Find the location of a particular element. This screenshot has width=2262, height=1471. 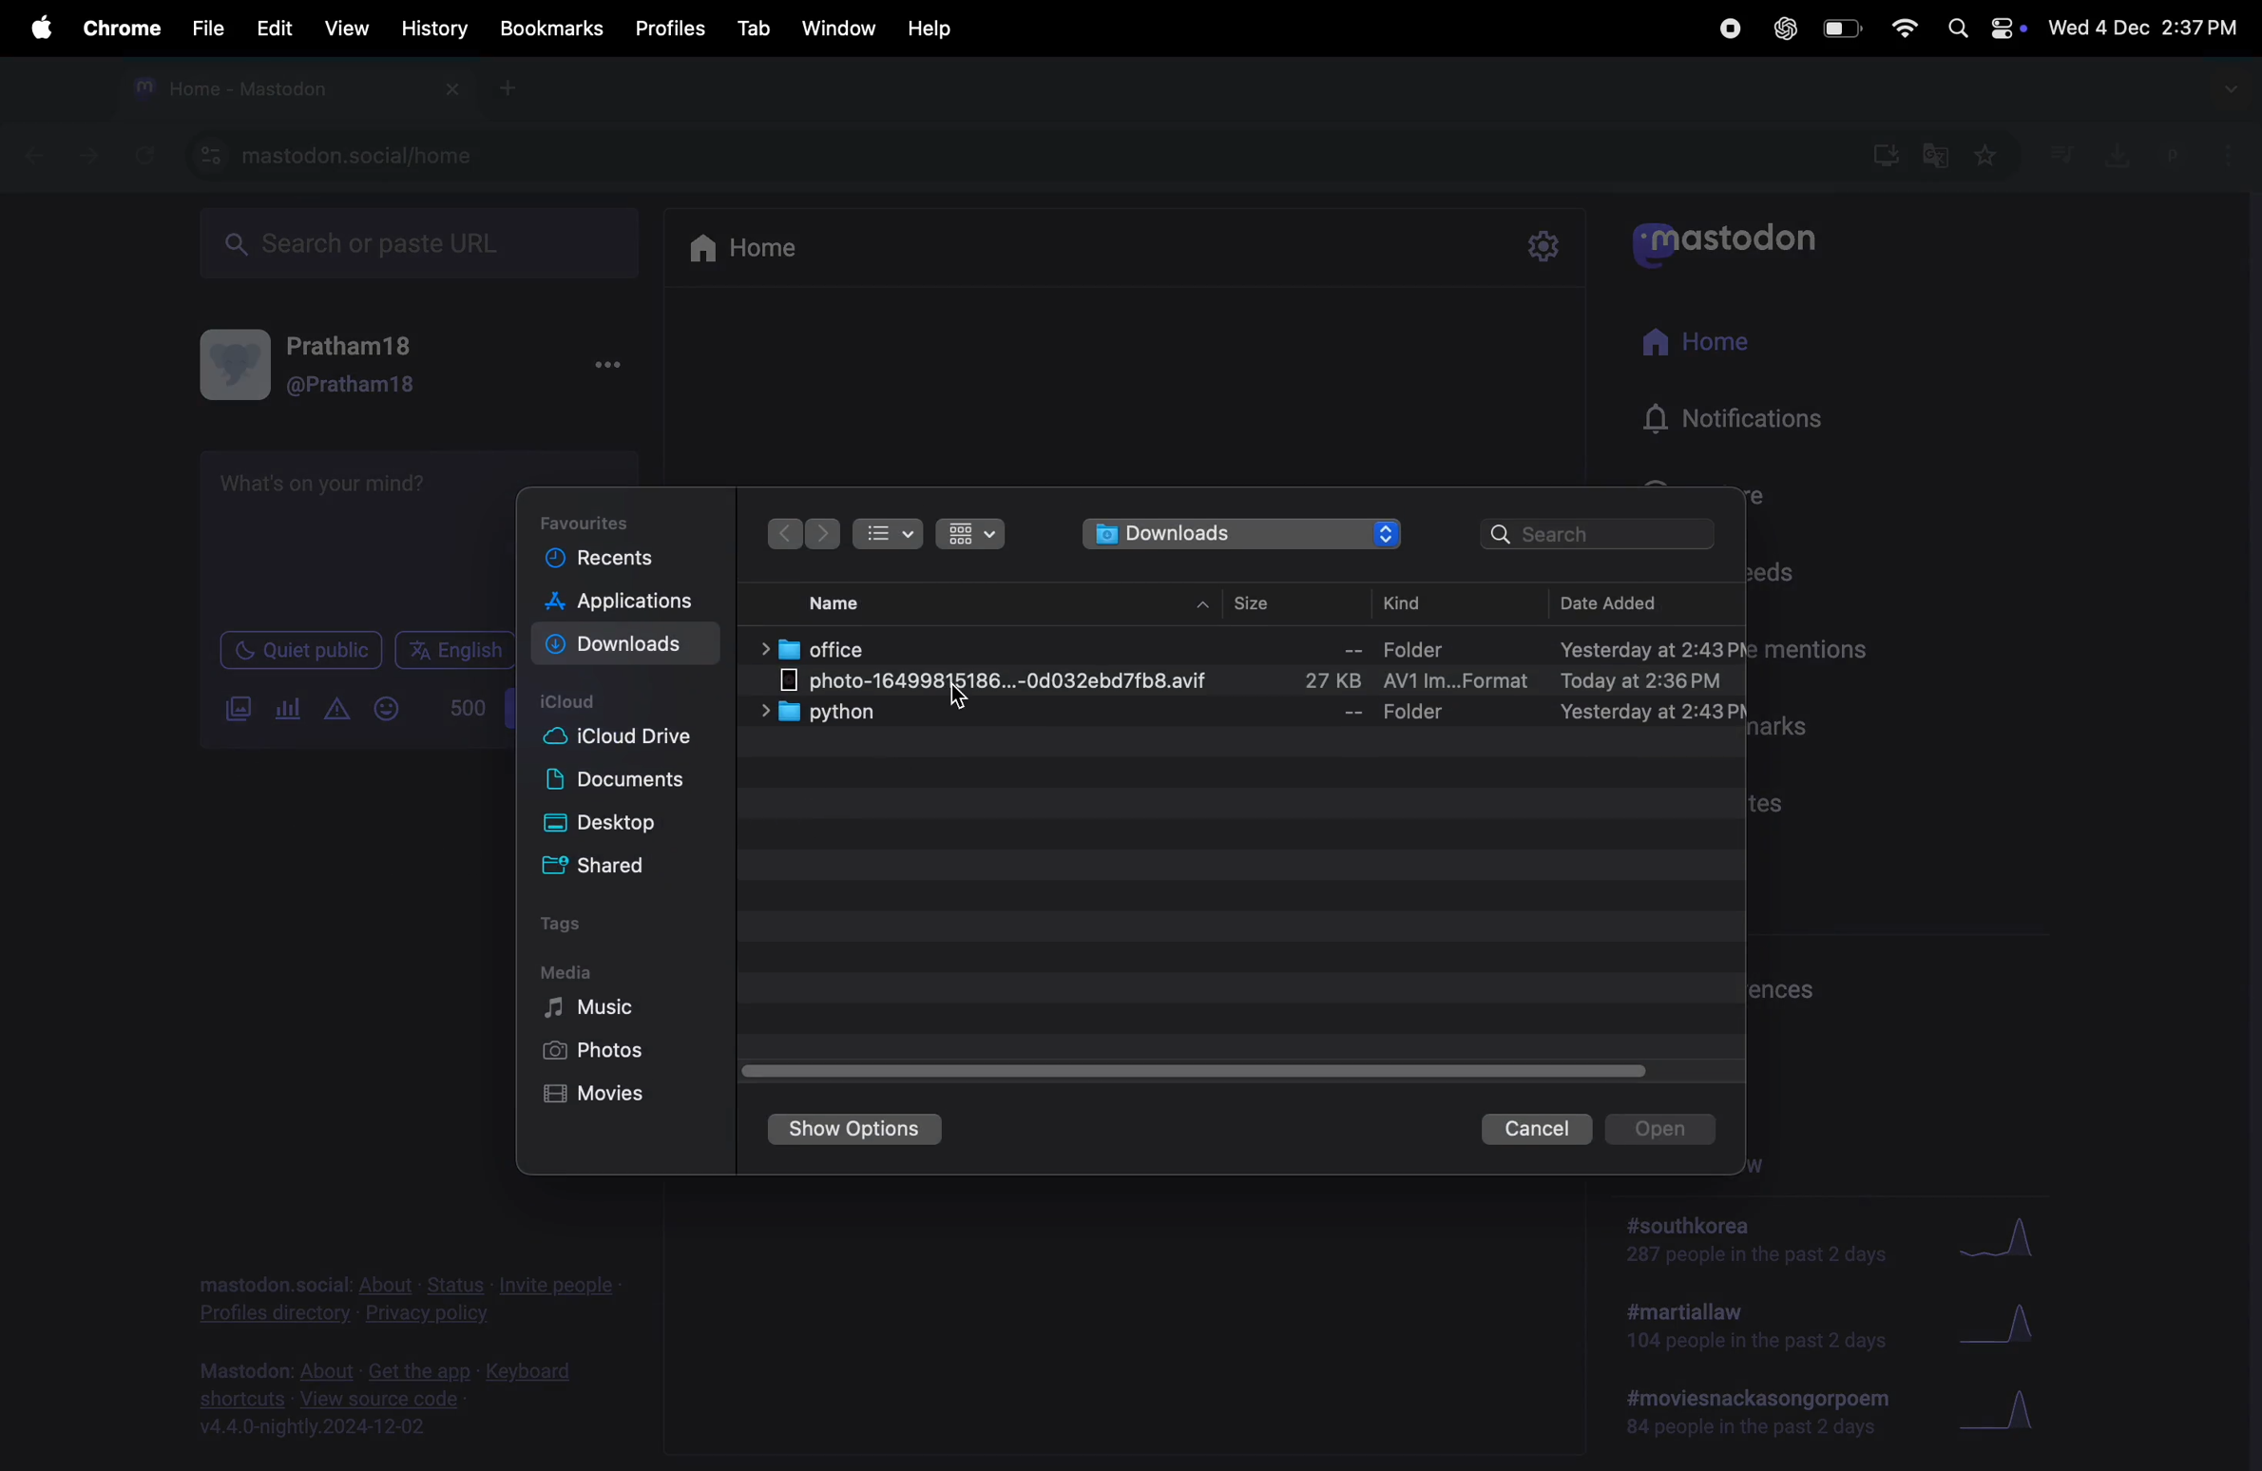

home is located at coordinates (1701, 344).